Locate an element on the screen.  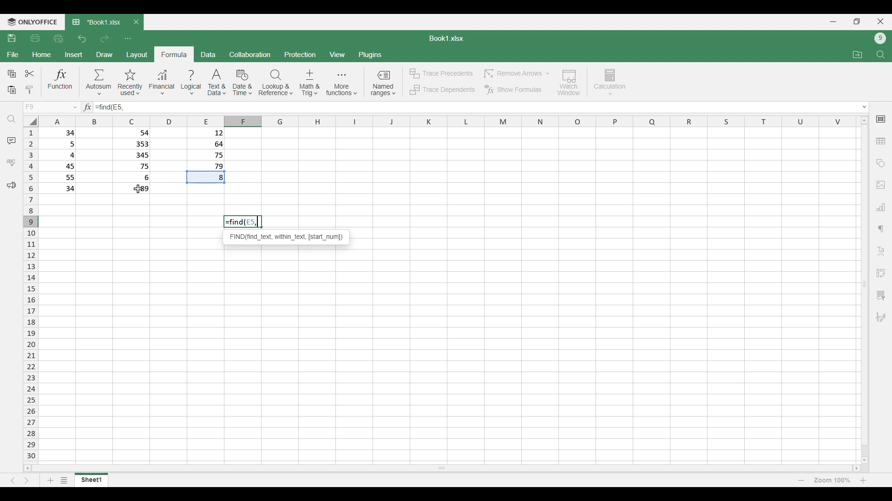
Paragraph setting is located at coordinates (881, 229).